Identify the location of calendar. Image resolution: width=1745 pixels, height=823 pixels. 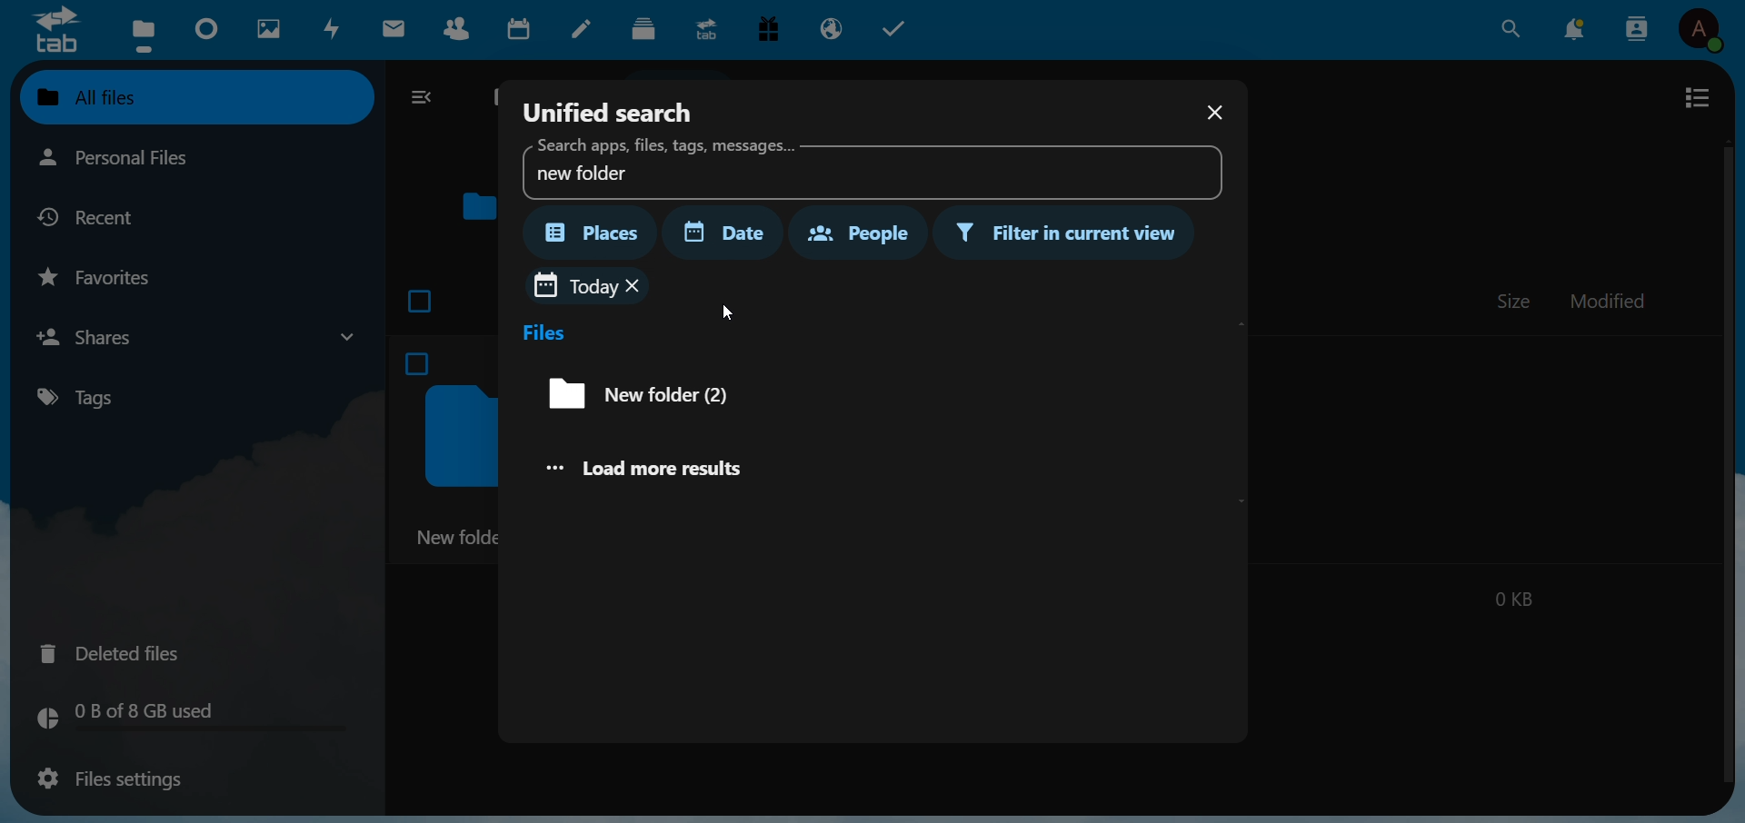
(523, 32).